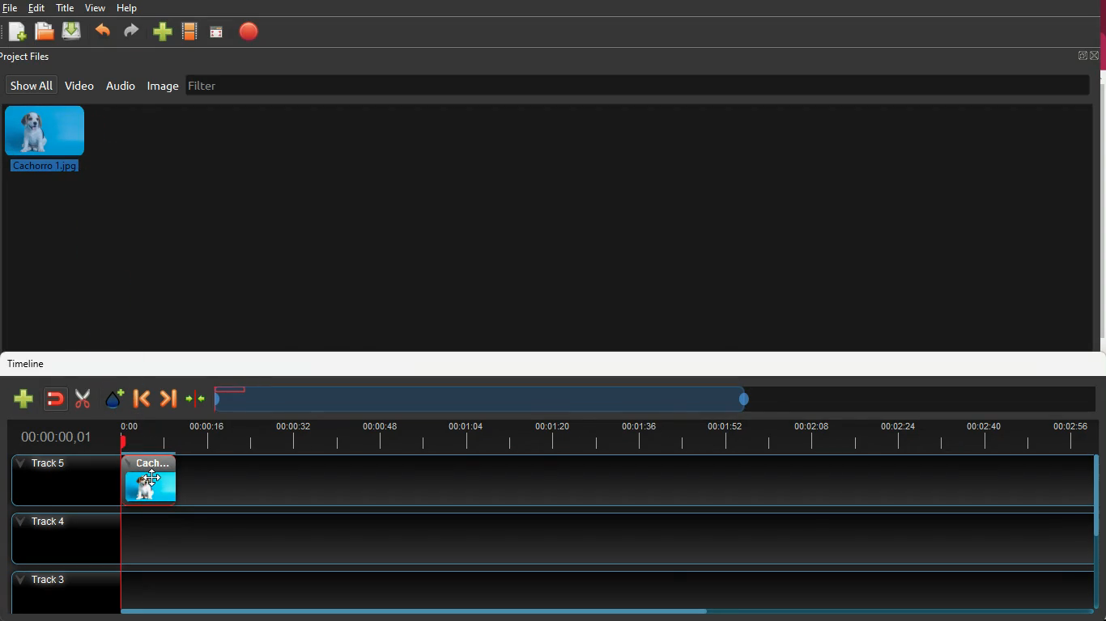  I want to click on join, so click(196, 399).